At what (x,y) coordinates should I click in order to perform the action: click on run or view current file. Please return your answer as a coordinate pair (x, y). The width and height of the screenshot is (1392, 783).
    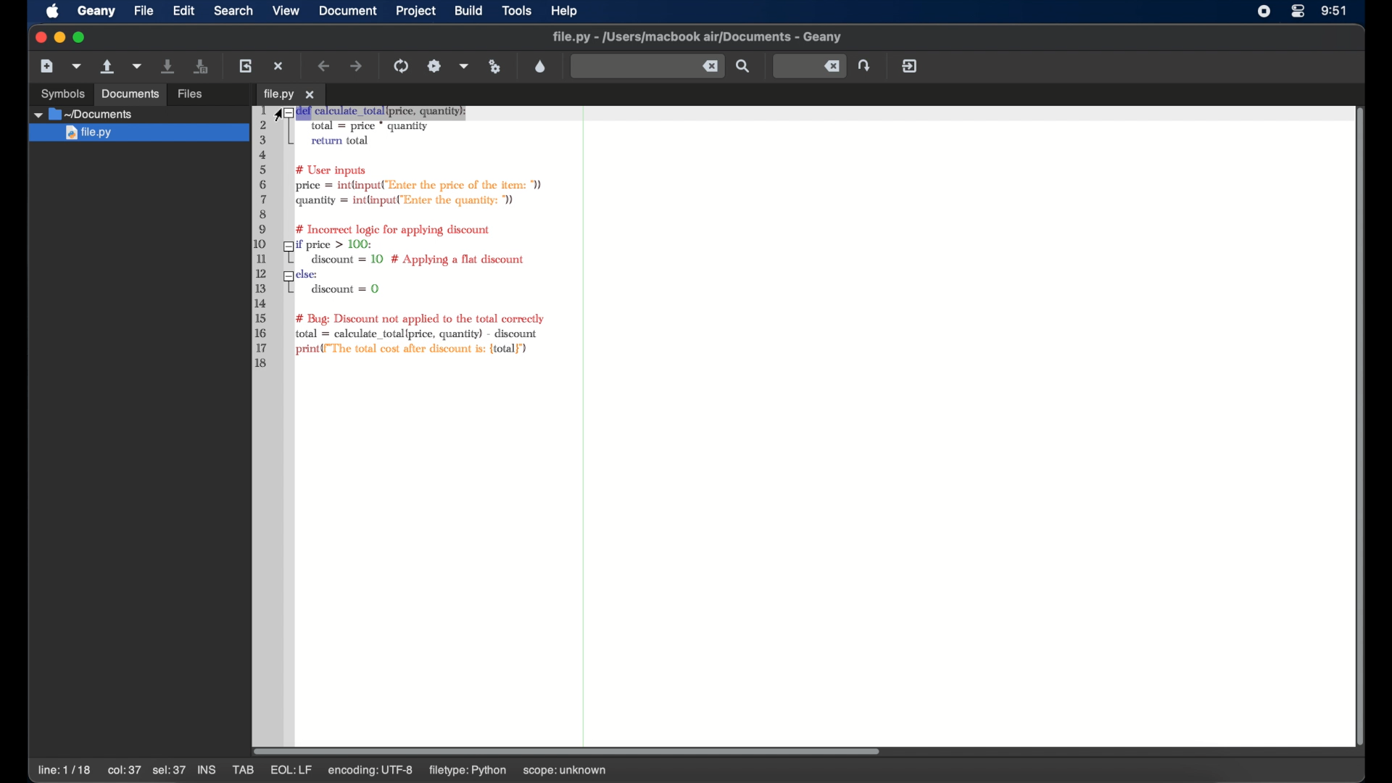
    Looking at the image, I should click on (495, 66).